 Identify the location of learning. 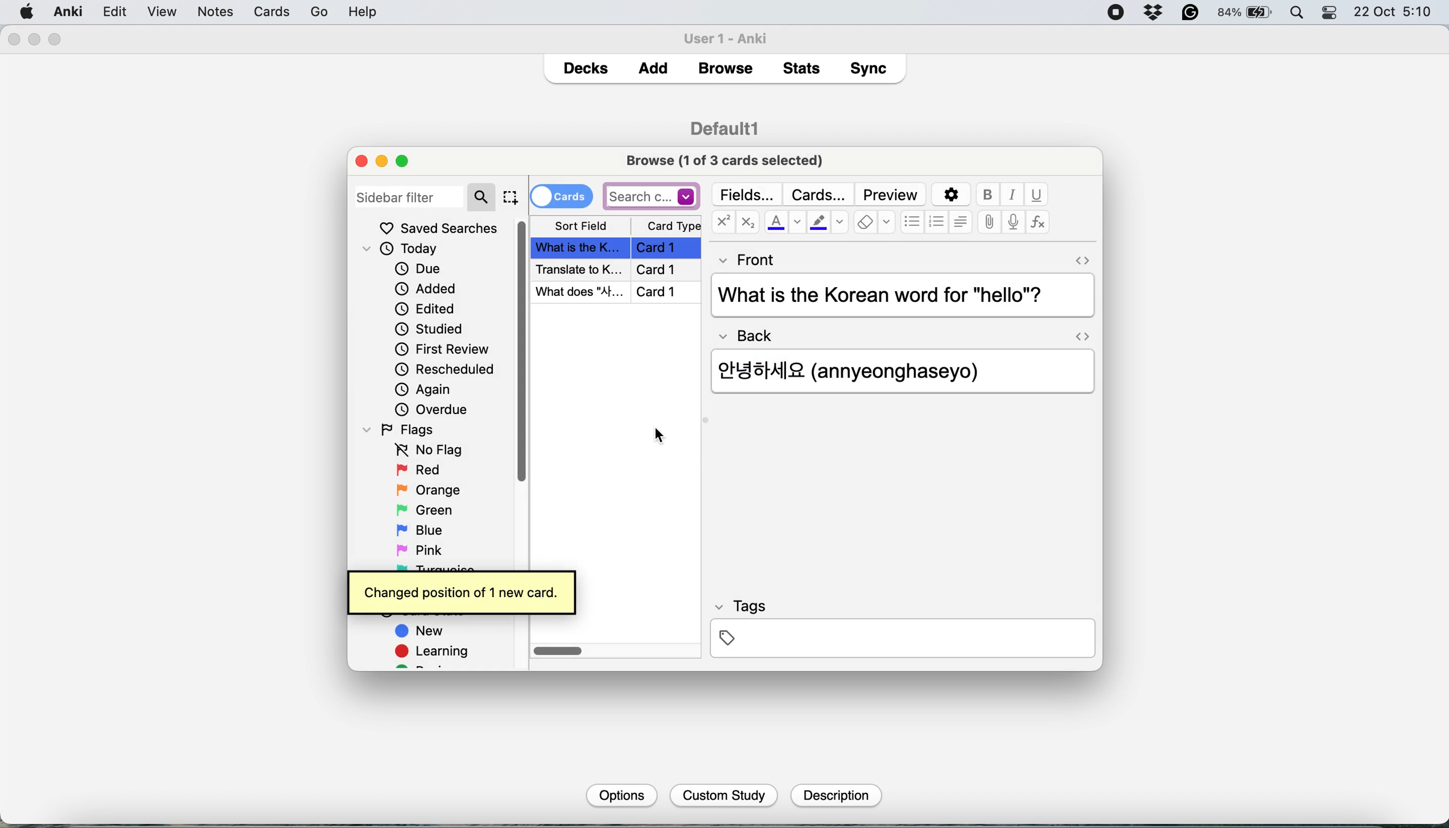
(436, 653).